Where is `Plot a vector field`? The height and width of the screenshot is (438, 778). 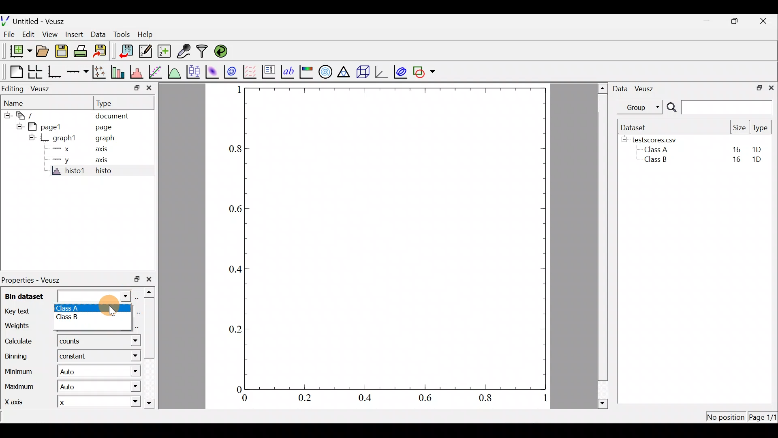
Plot a vector field is located at coordinates (251, 71).